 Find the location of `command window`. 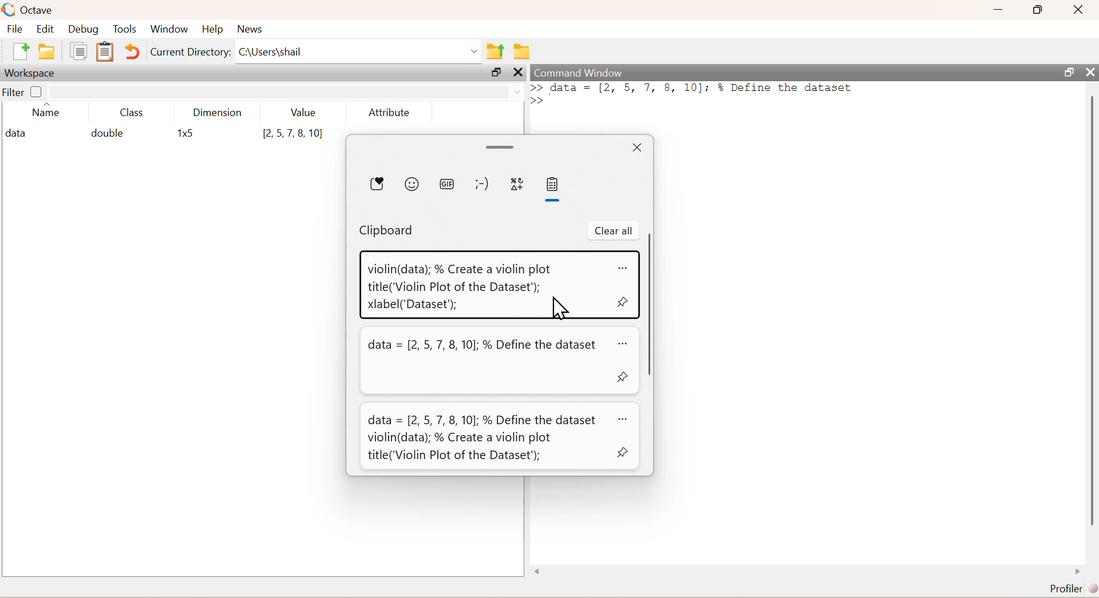

command window is located at coordinates (580, 73).